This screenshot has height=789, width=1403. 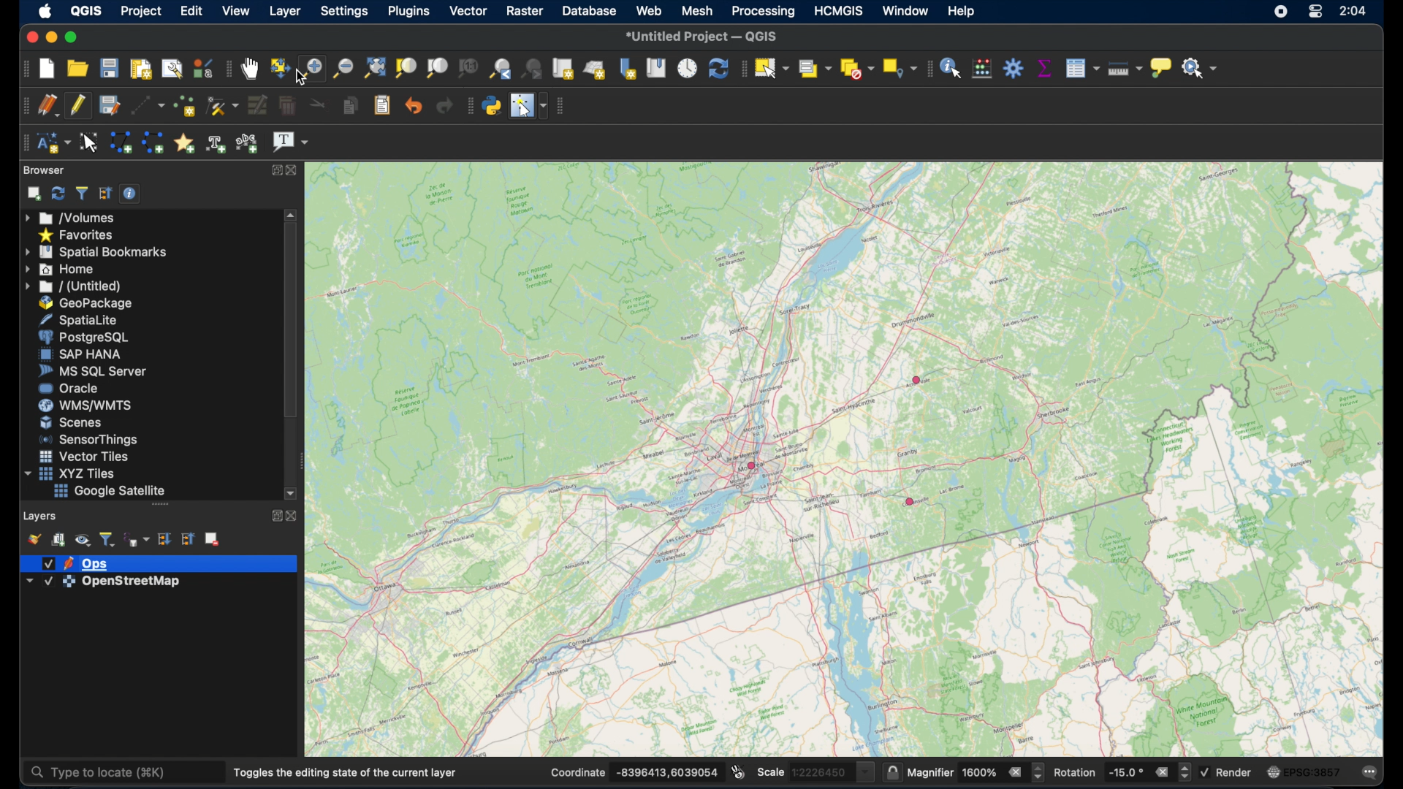 I want to click on map navigation toolbar, so click(x=227, y=69).